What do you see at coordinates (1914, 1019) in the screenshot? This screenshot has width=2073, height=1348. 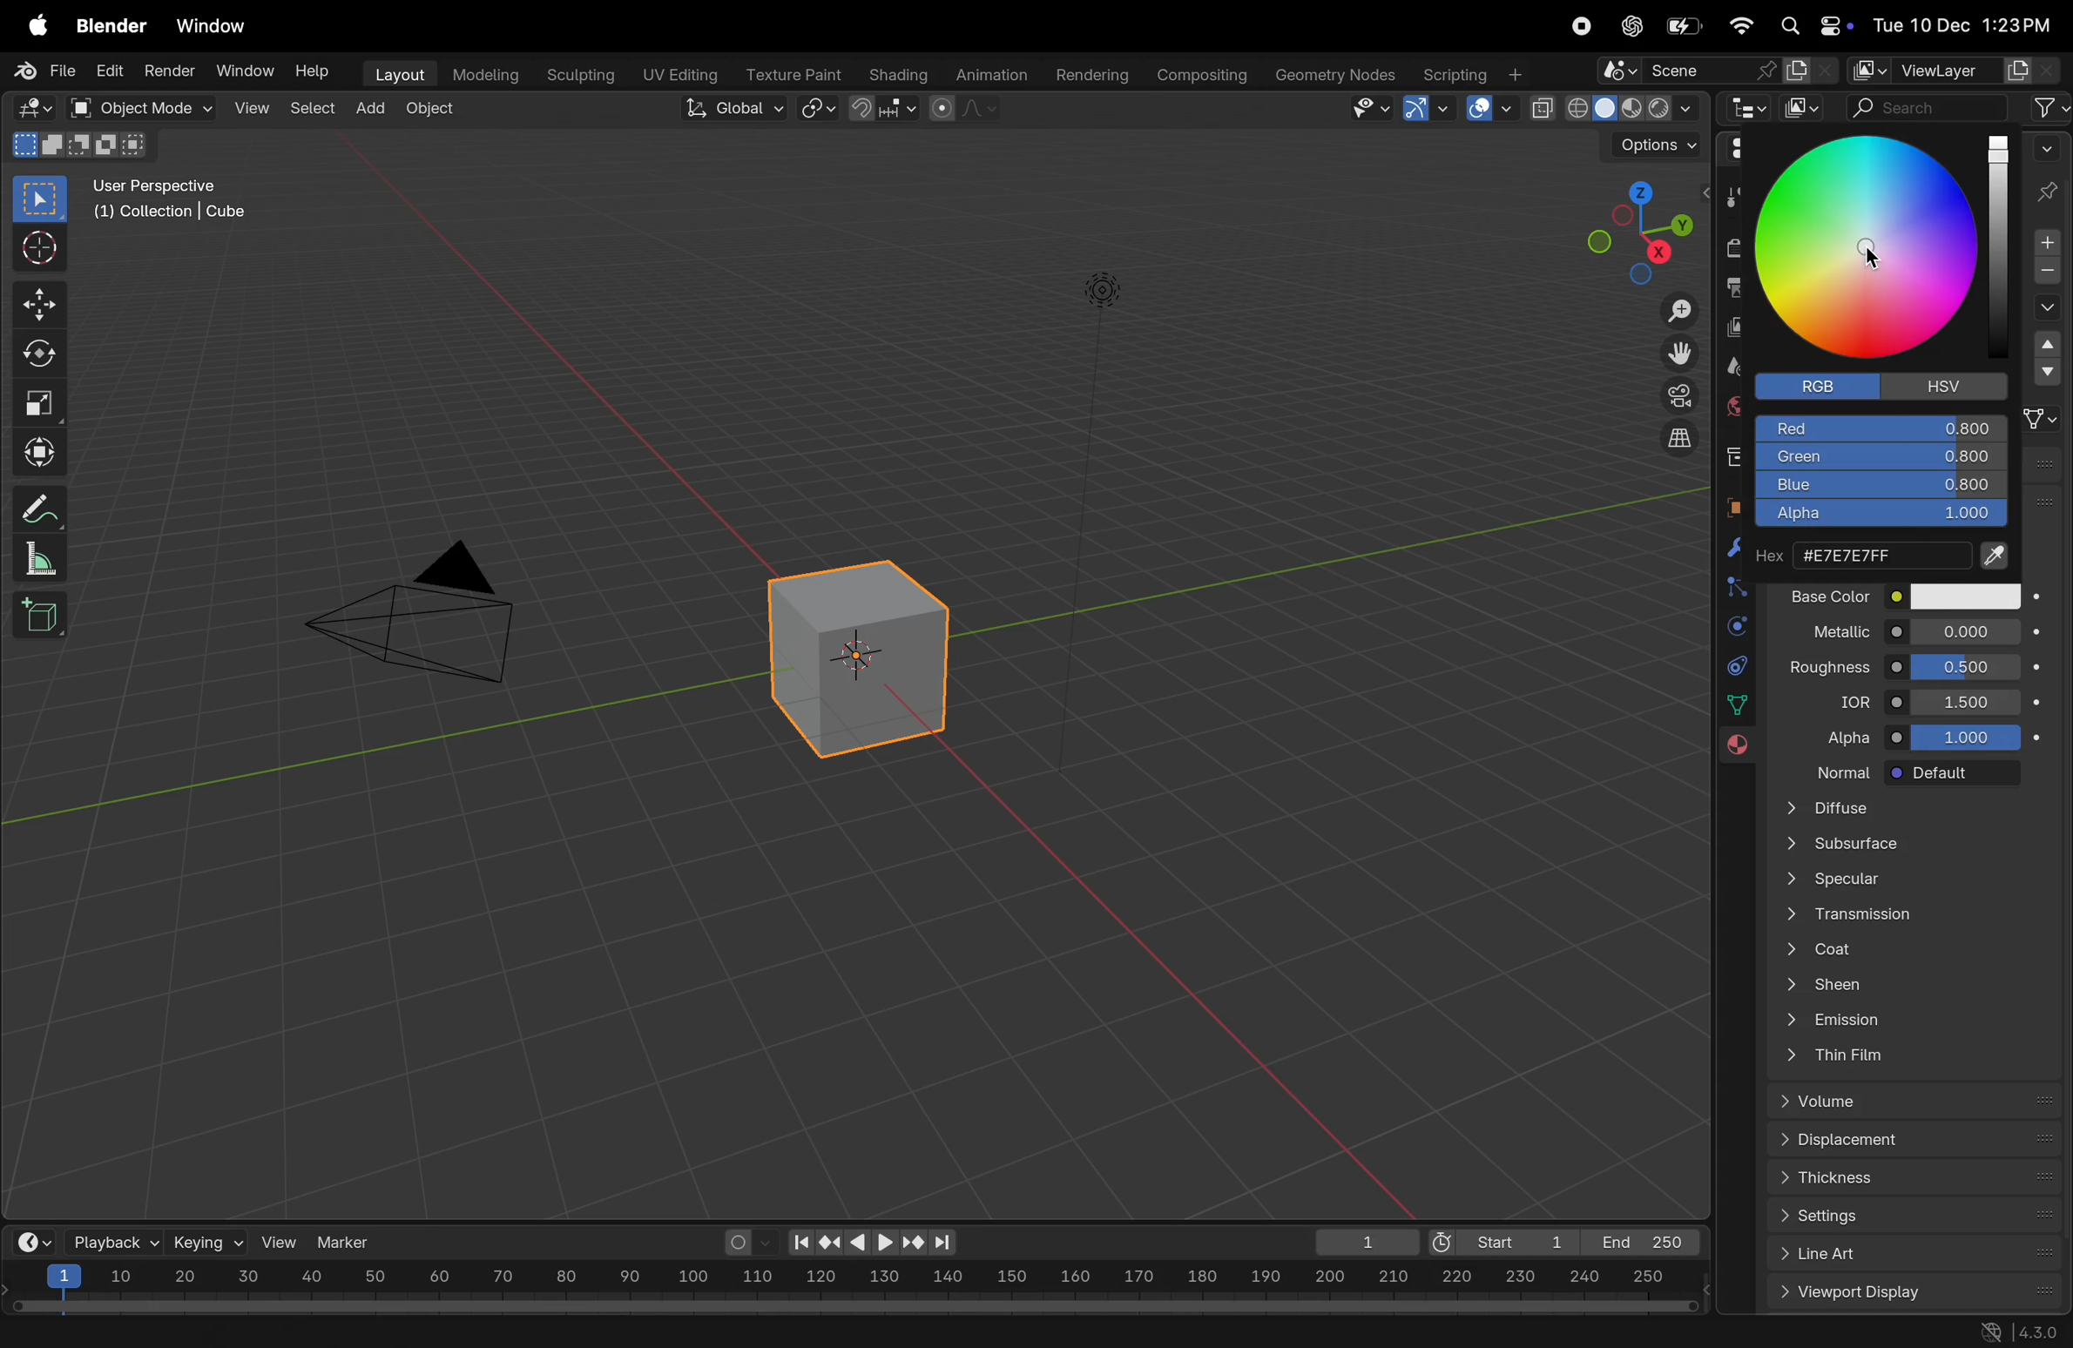 I see `emission` at bounding box center [1914, 1019].